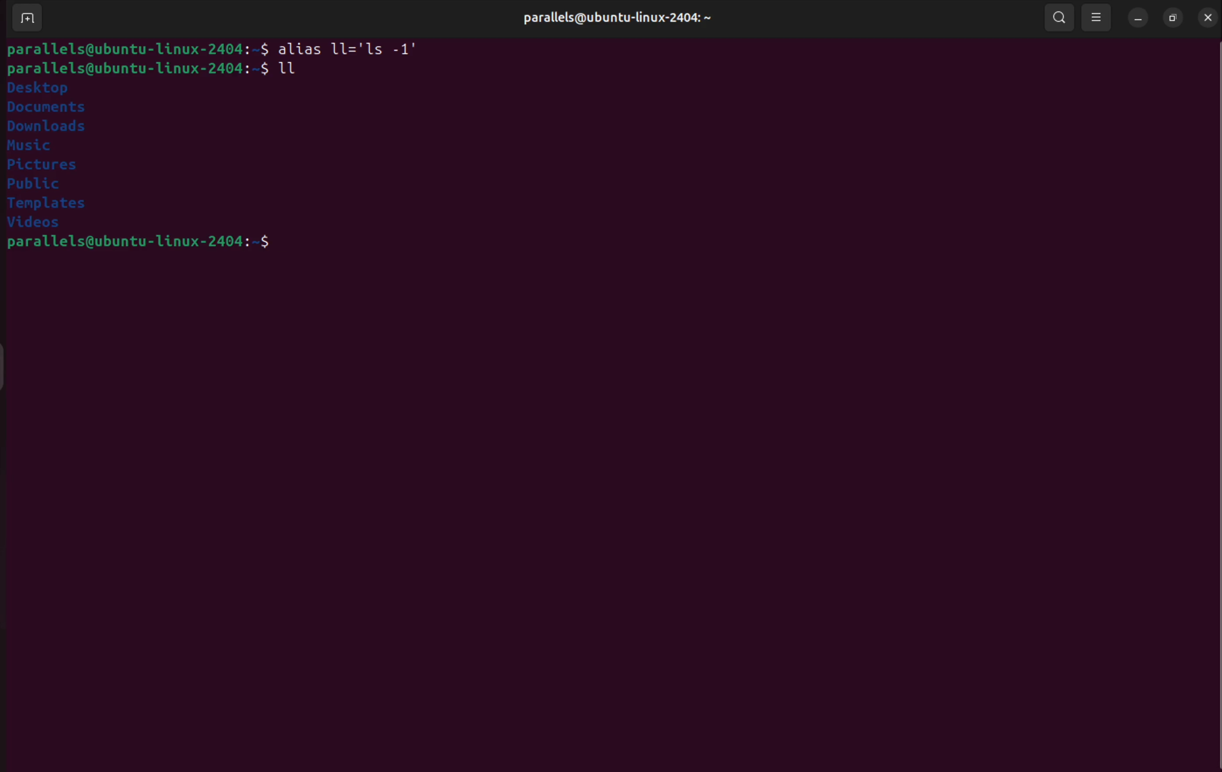 This screenshot has width=1222, height=772. Describe the element at coordinates (284, 71) in the screenshot. I see `cursor` at that location.